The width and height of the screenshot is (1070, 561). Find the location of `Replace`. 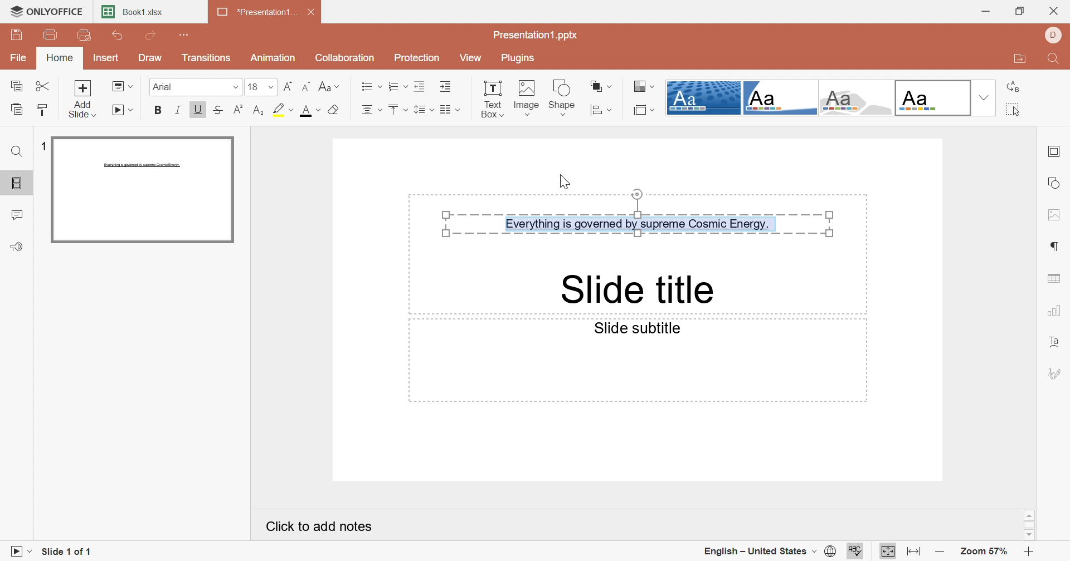

Replace is located at coordinates (1014, 85).